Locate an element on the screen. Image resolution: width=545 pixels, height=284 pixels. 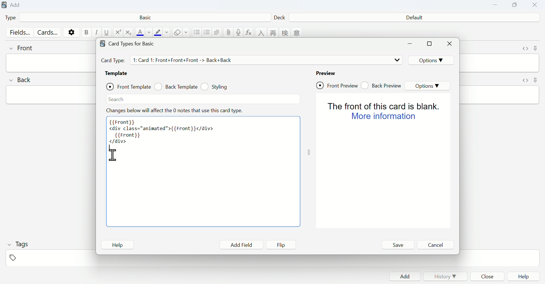
drop down is located at coordinates (397, 60).